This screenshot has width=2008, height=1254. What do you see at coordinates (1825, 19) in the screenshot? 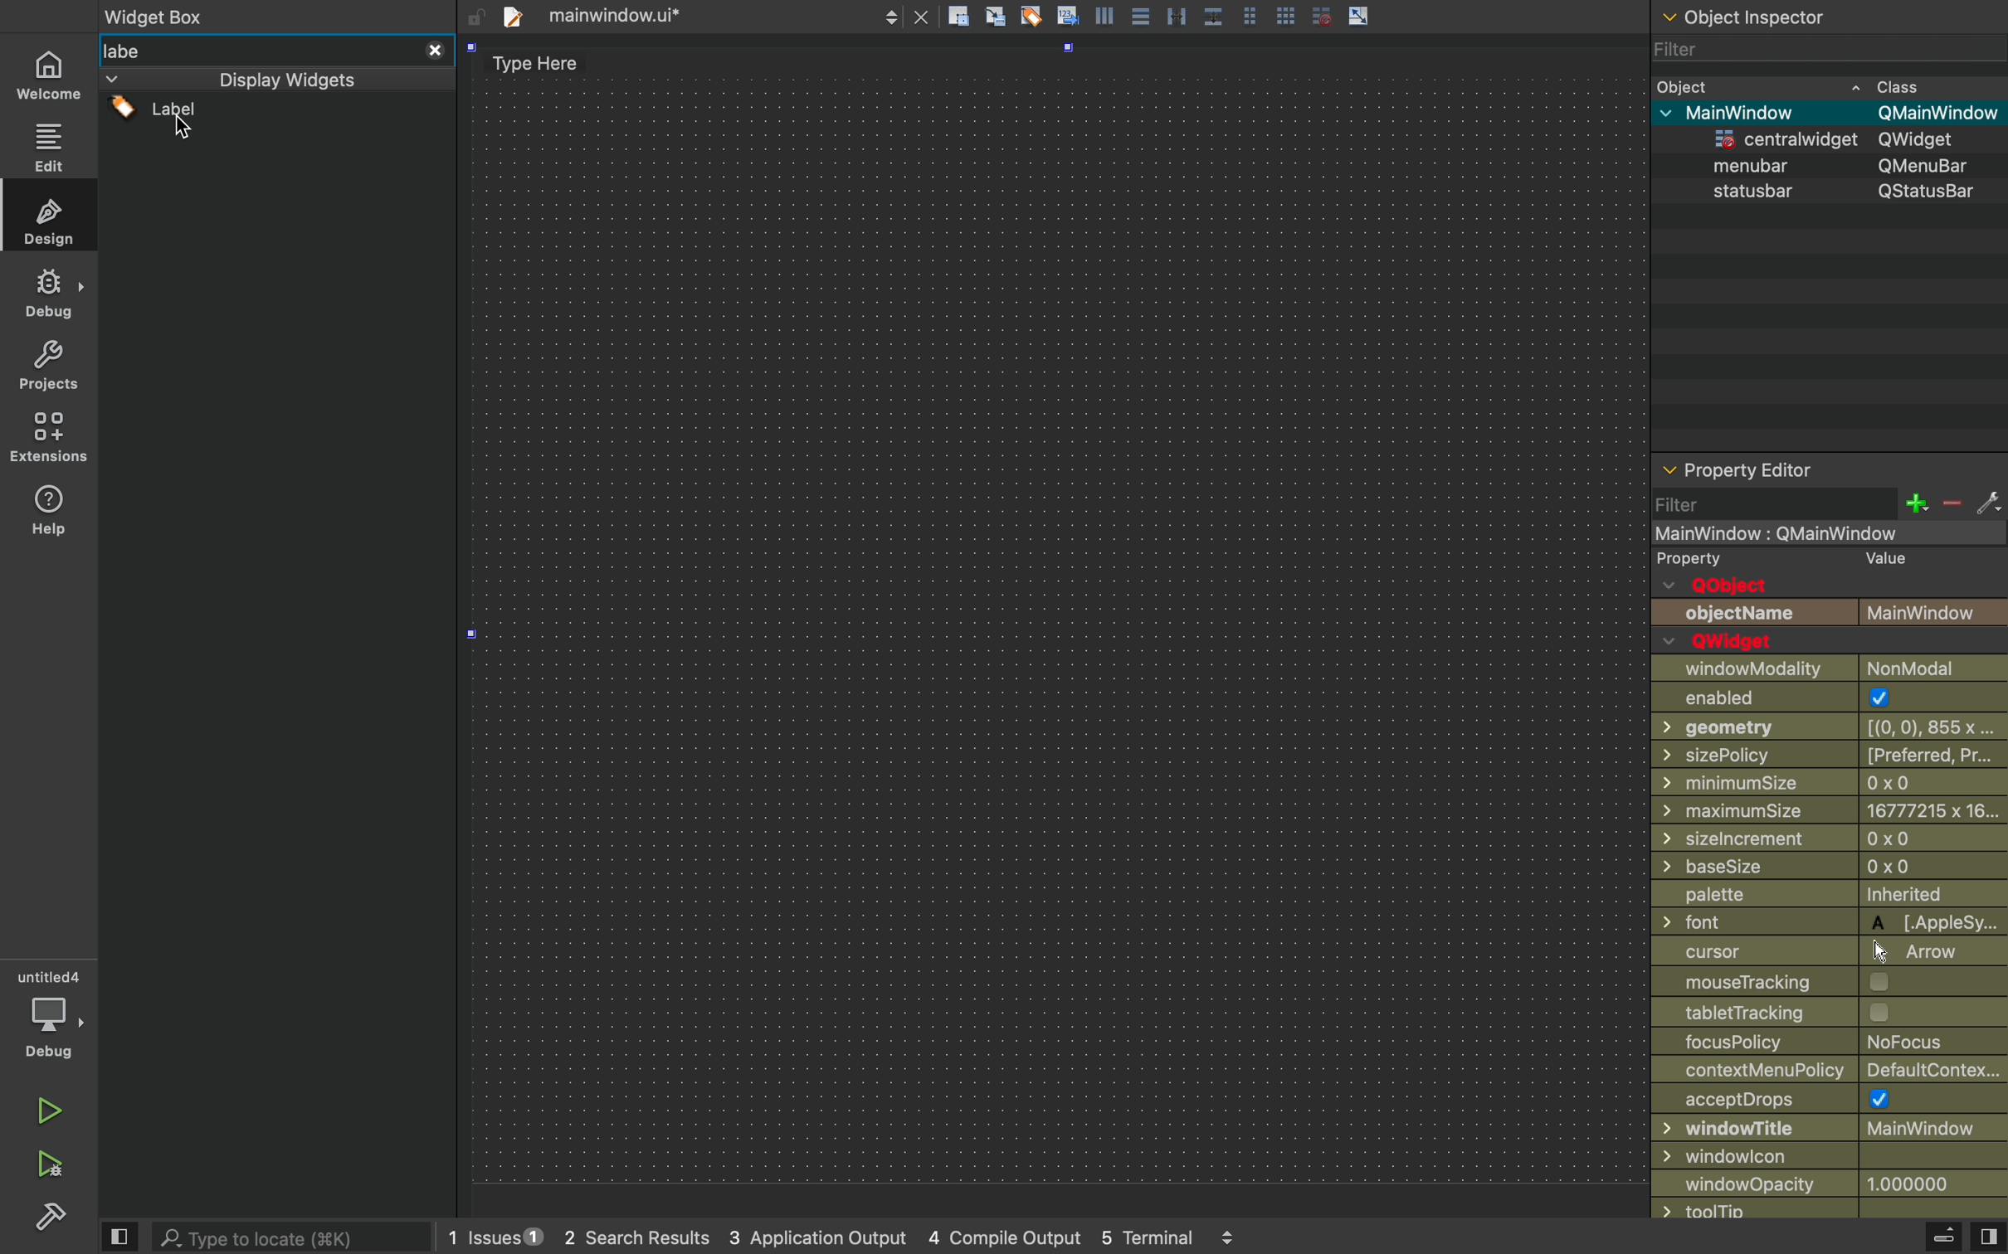
I see `object section` at bounding box center [1825, 19].